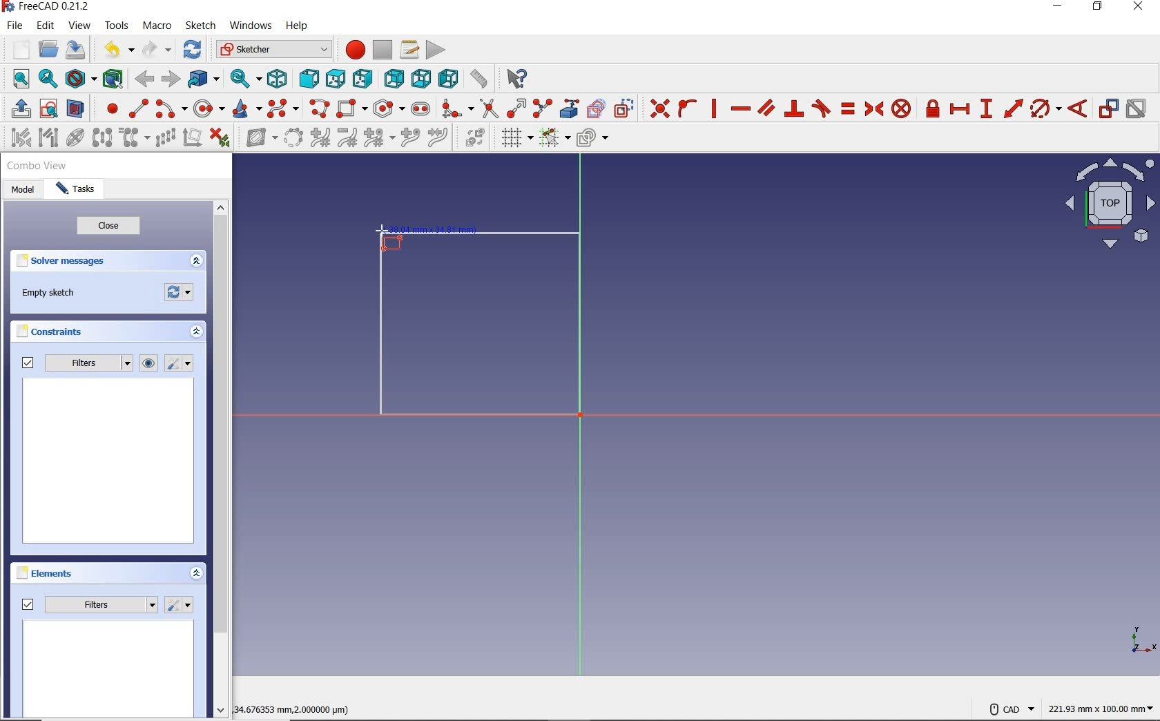 The image size is (1160, 721). What do you see at coordinates (197, 333) in the screenshot?
I see `expand` at bounding box center [197, 333].